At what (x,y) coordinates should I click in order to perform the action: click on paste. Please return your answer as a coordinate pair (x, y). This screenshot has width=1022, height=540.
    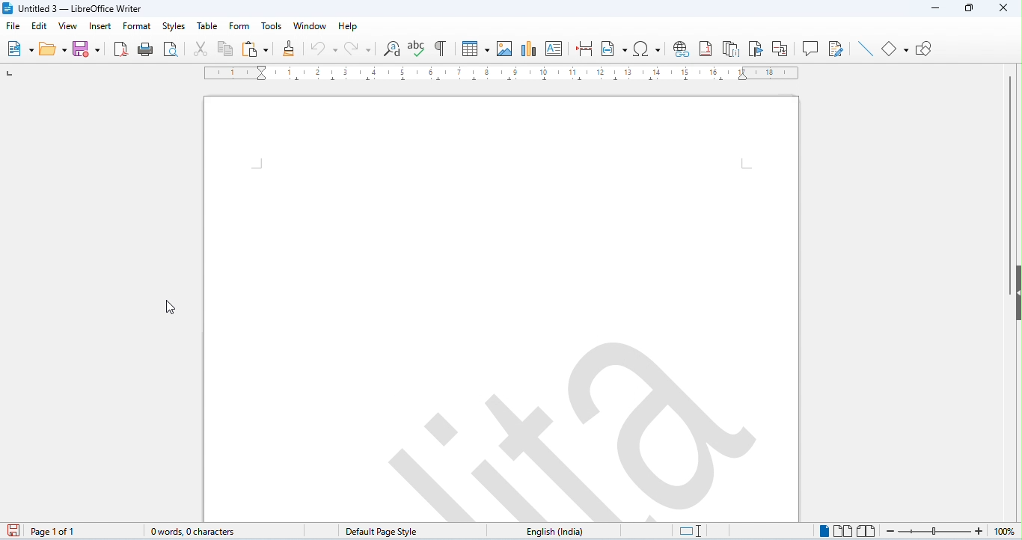
    Looking at the image, I should click on (255, 49).